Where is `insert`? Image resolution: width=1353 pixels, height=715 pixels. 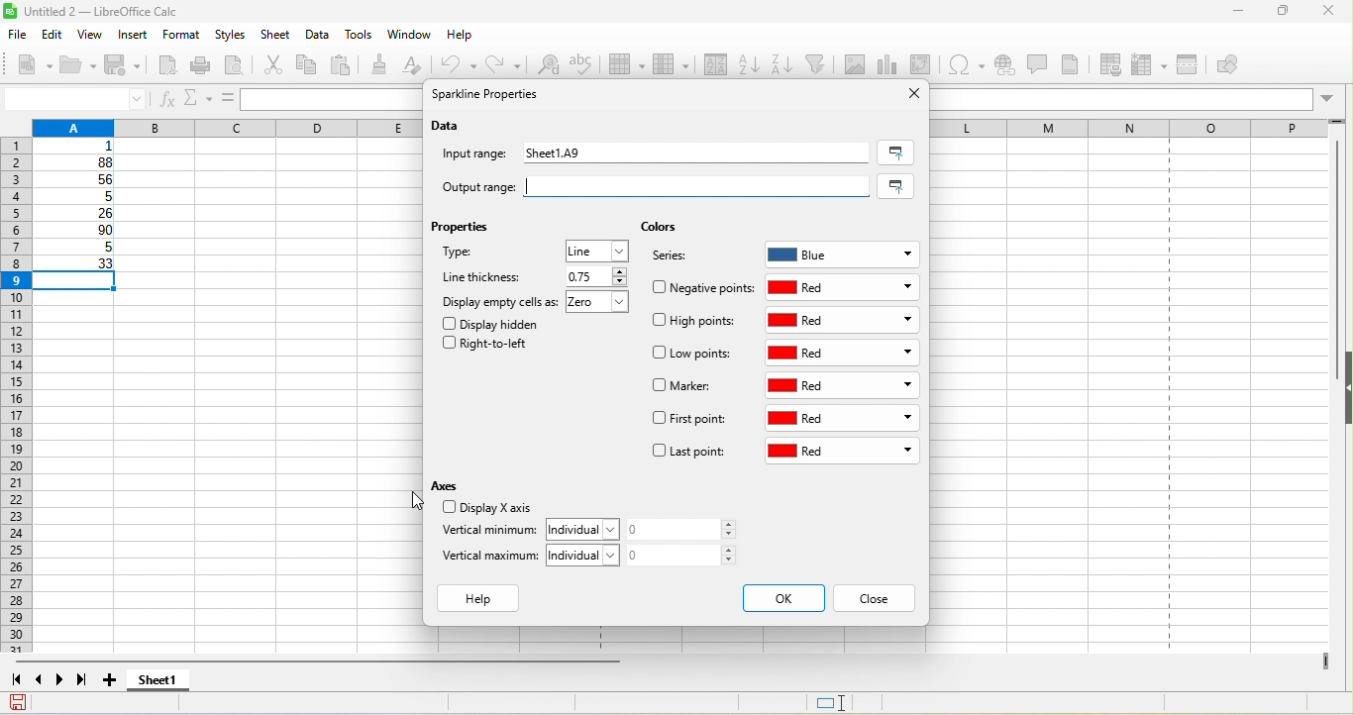 insert is located at coordinates (135, 36).